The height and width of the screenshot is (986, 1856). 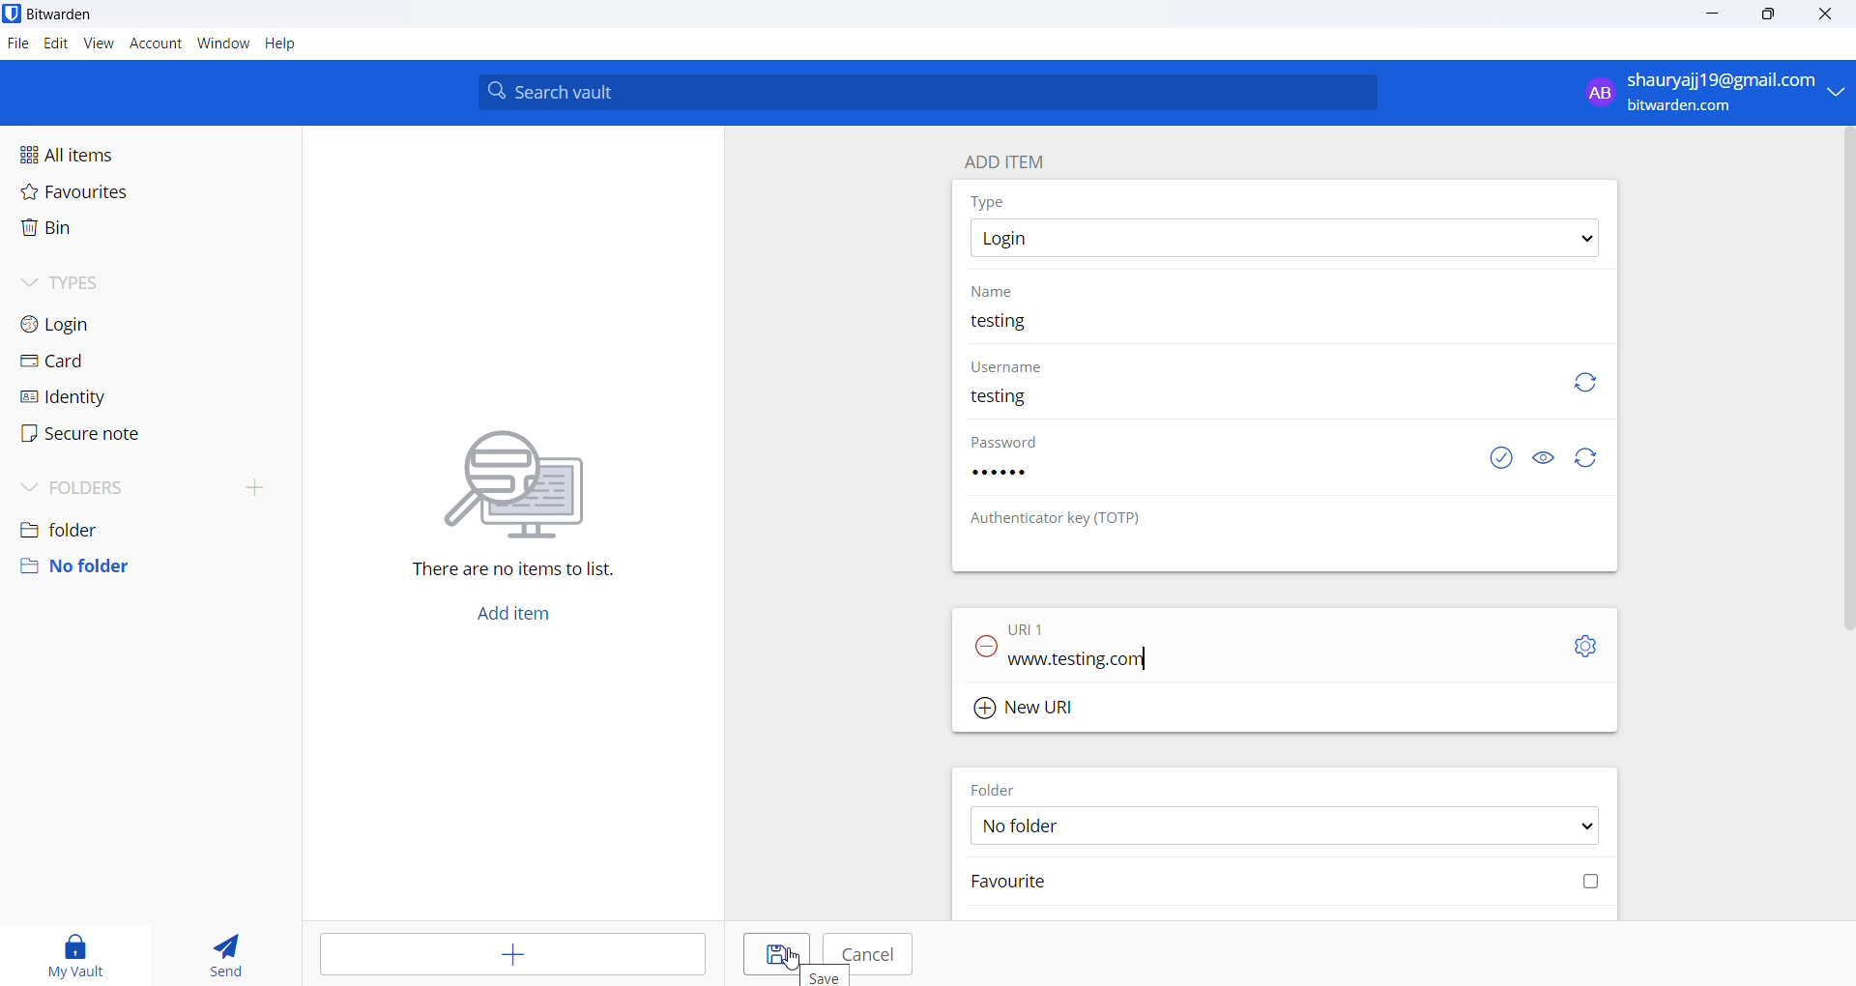 I want to click on login, so click(x=101, y=325).